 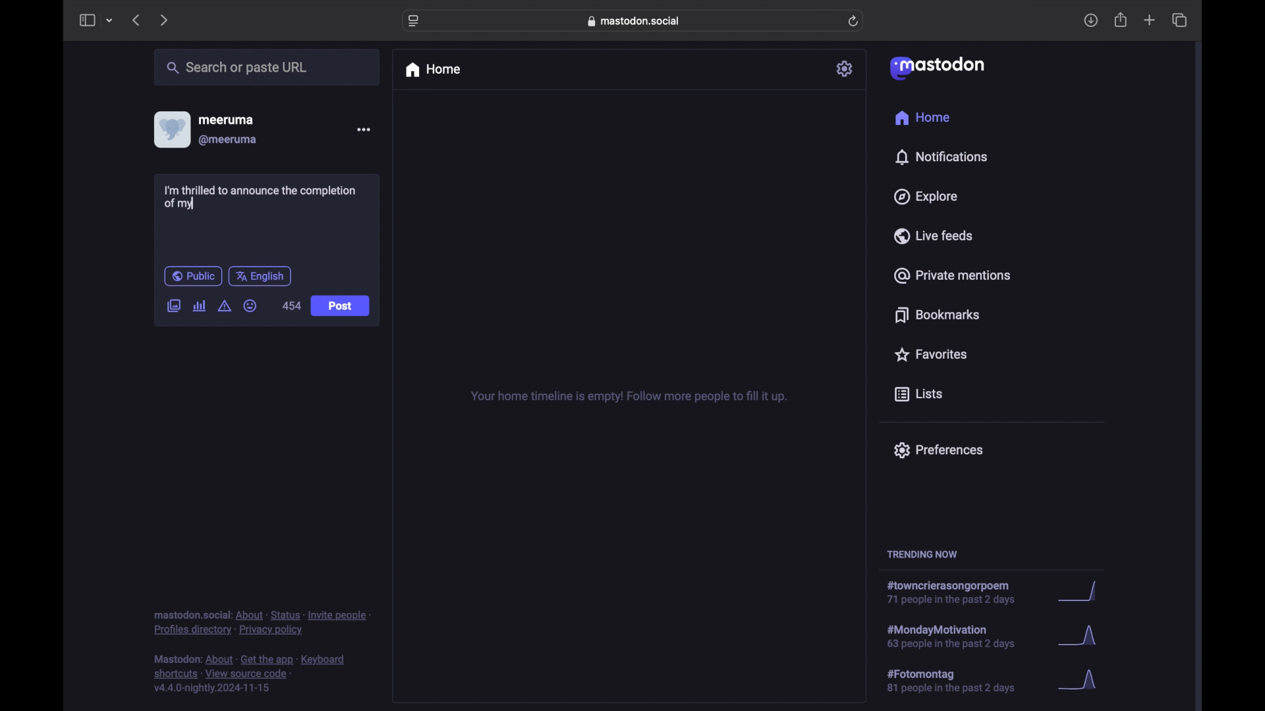 I want to click on your home timeline is  empty! follow for more tips, so click(x=627, y=397).